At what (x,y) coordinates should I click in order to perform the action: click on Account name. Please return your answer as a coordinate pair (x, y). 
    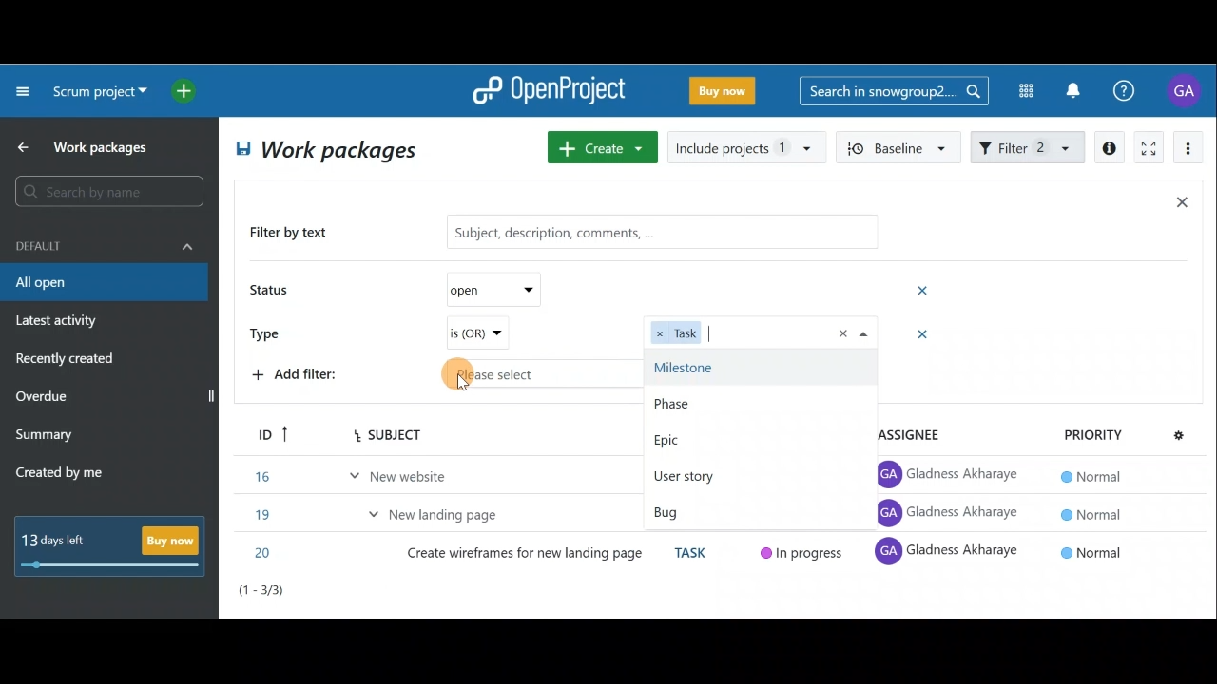
    Looking at the image, I should click on (1187, 90).